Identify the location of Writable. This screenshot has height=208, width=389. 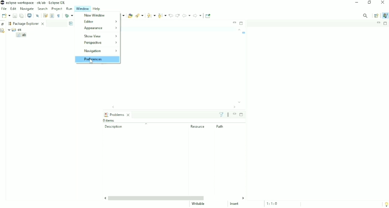
(199, 204).